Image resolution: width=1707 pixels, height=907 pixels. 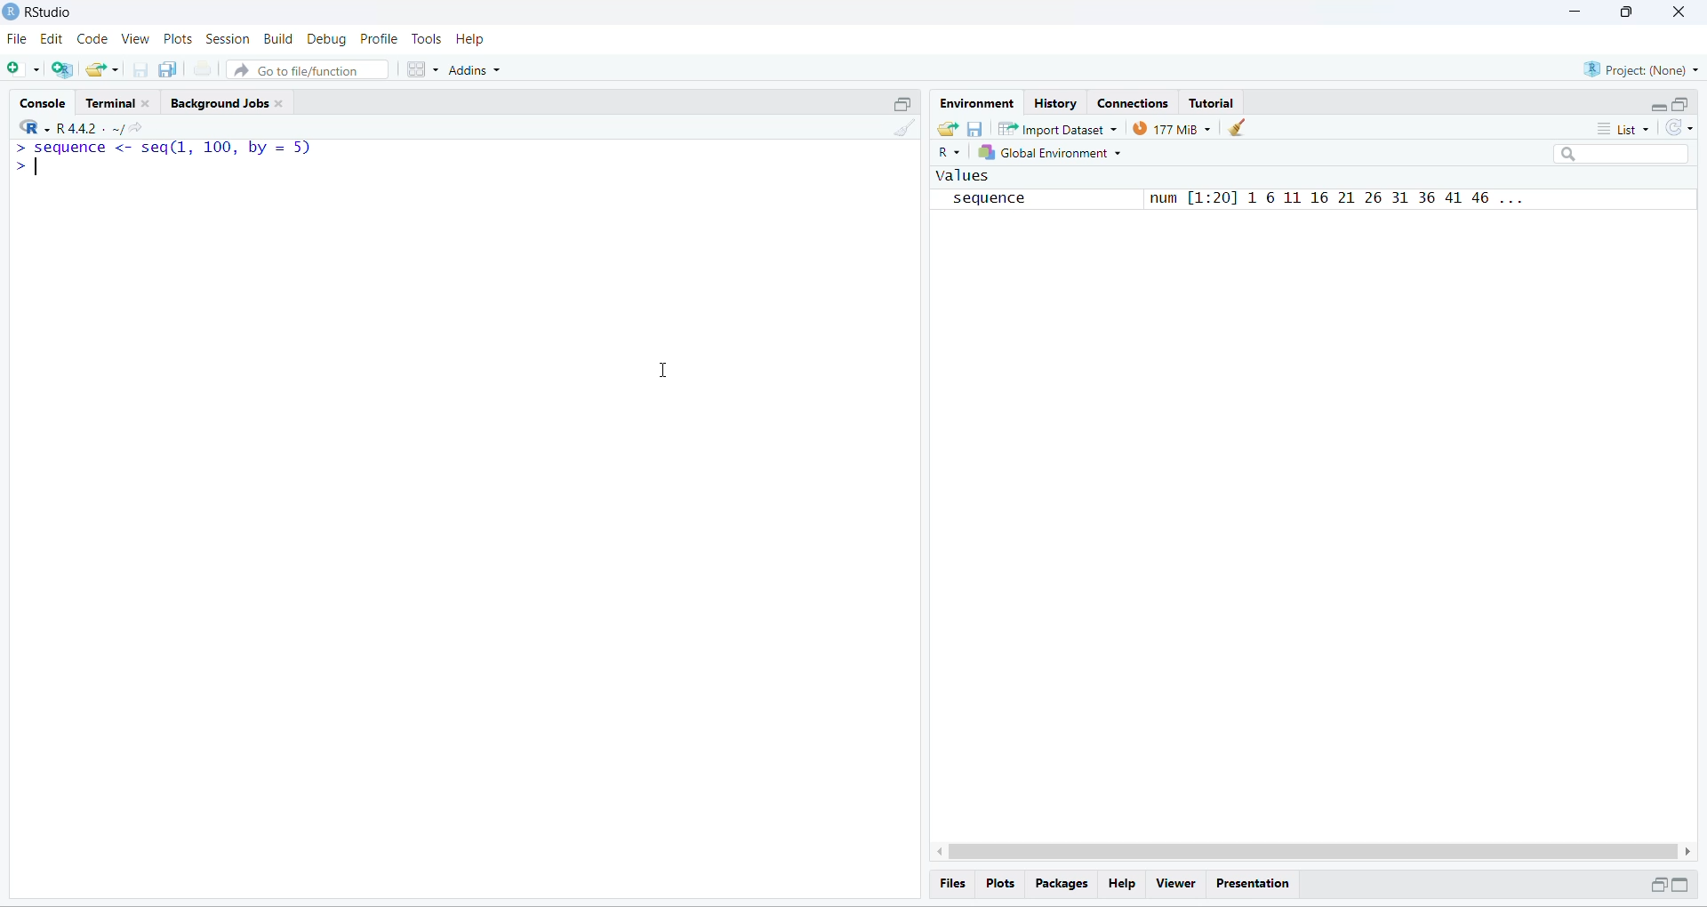 What do you see at coordinates (661, 371) in the screenshot?
I see `cursor` at bounding box center [661, 371].